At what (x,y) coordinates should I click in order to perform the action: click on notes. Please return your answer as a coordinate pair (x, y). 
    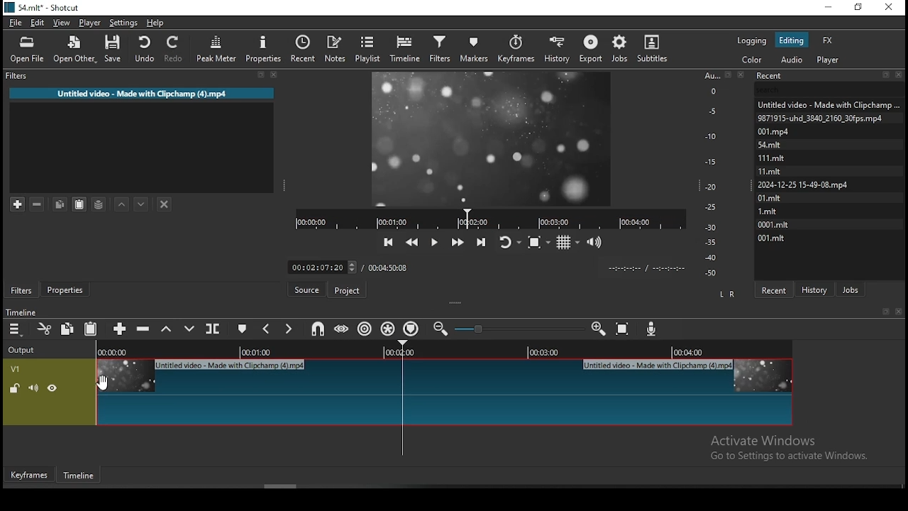
    Looking at the image, I should click on (336, 46).